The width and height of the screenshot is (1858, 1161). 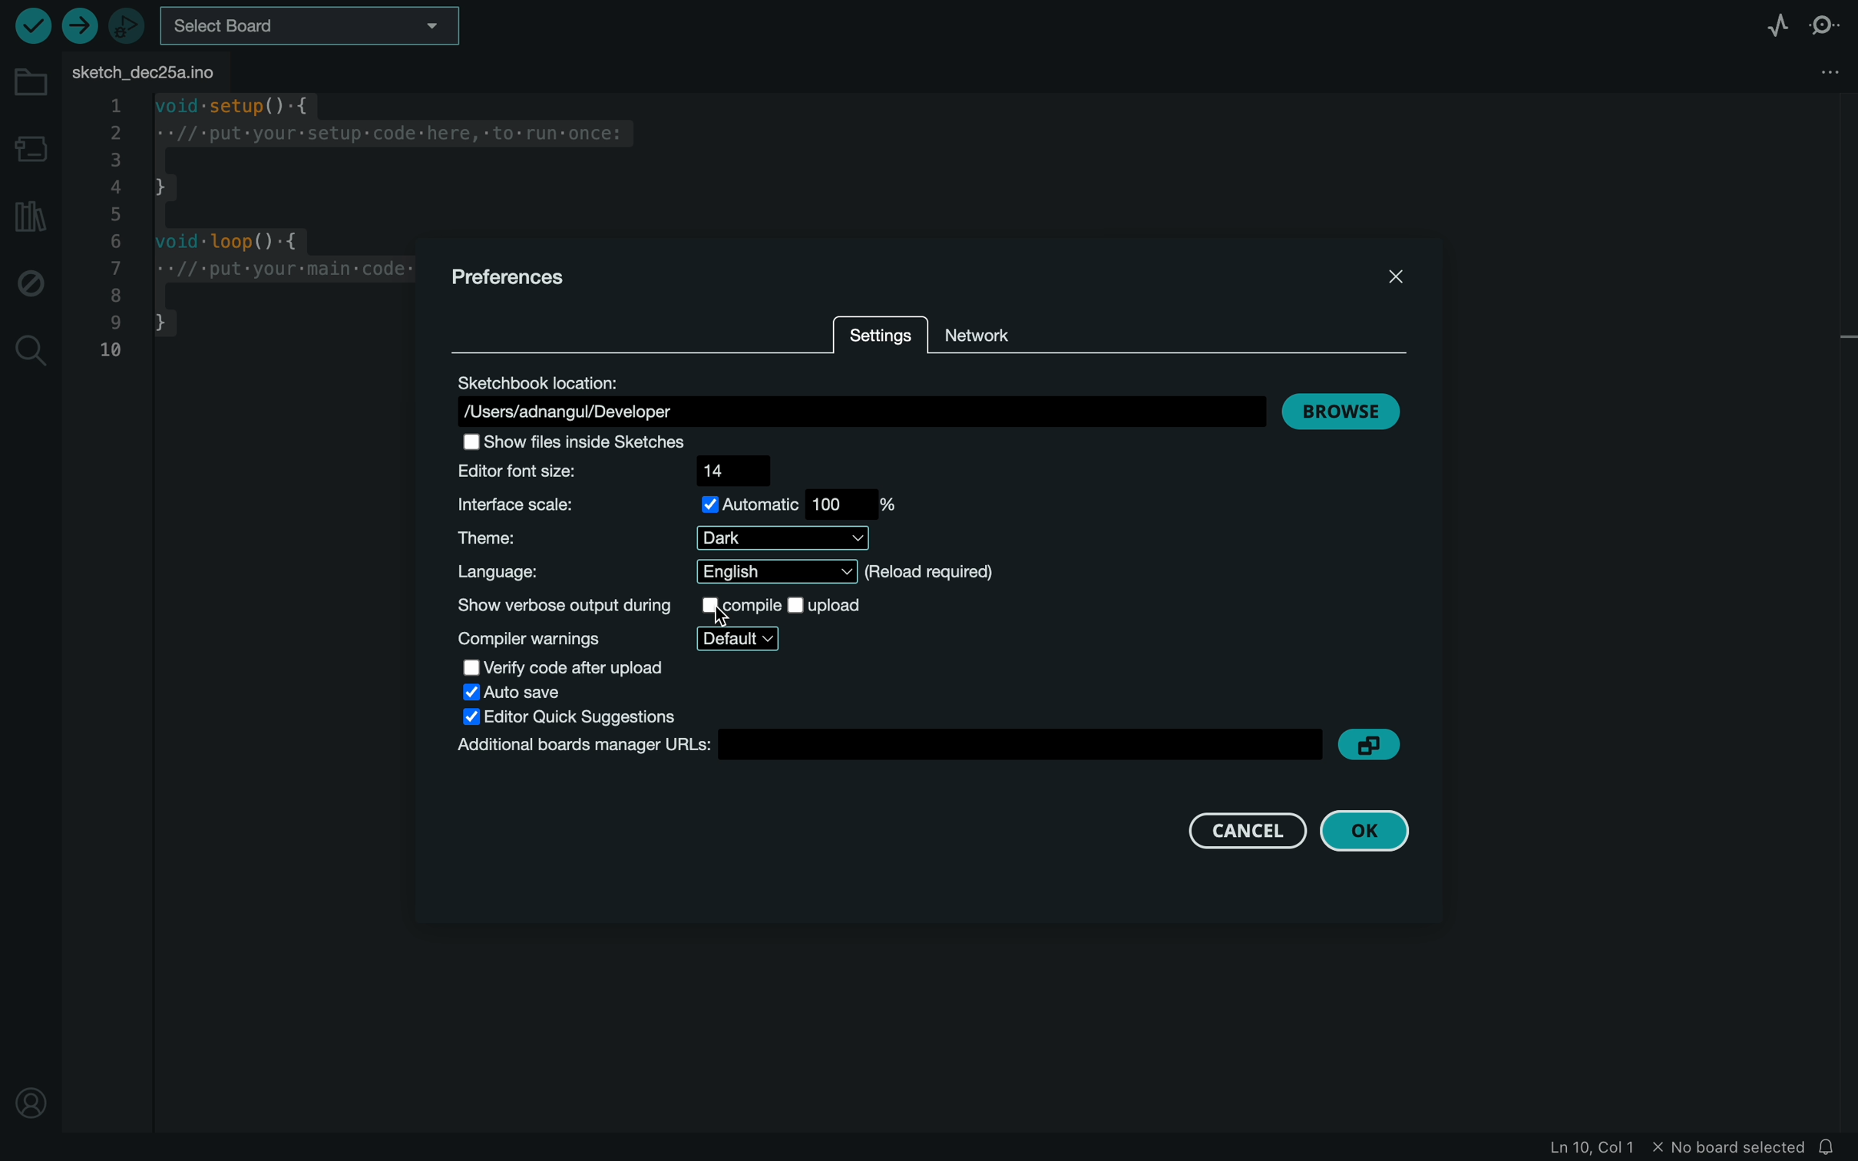 I want to click on folder, so click(x=31, y=84).